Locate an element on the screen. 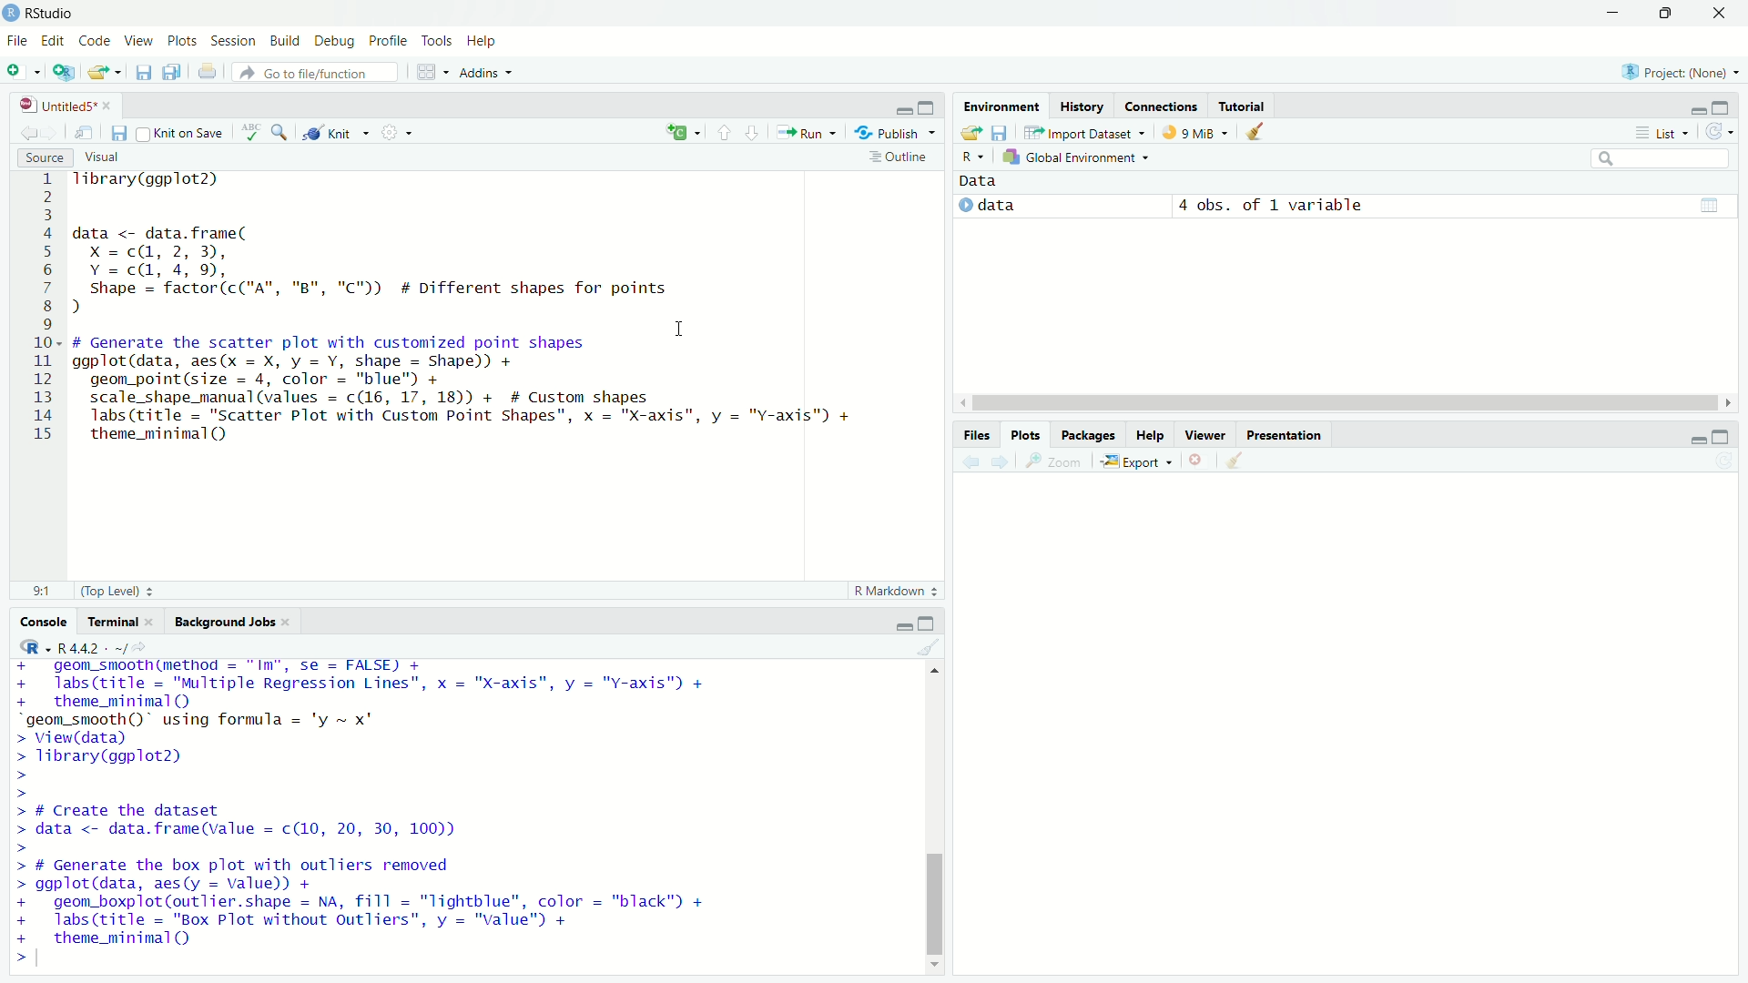 The image size is (1748, 983). Global Environment is located at coordinates (1076, 158).